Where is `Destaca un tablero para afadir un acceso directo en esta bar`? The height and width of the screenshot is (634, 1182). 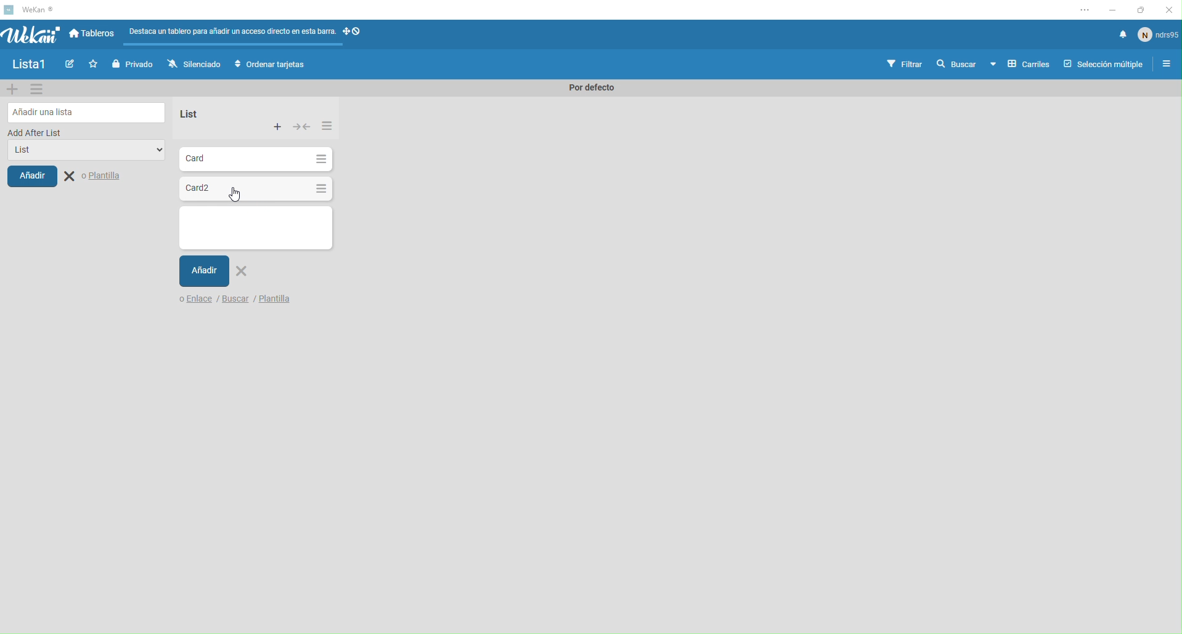
Destaca un tablero para afadir un acceso directo en esta bar is located at coordinates (231, 30).